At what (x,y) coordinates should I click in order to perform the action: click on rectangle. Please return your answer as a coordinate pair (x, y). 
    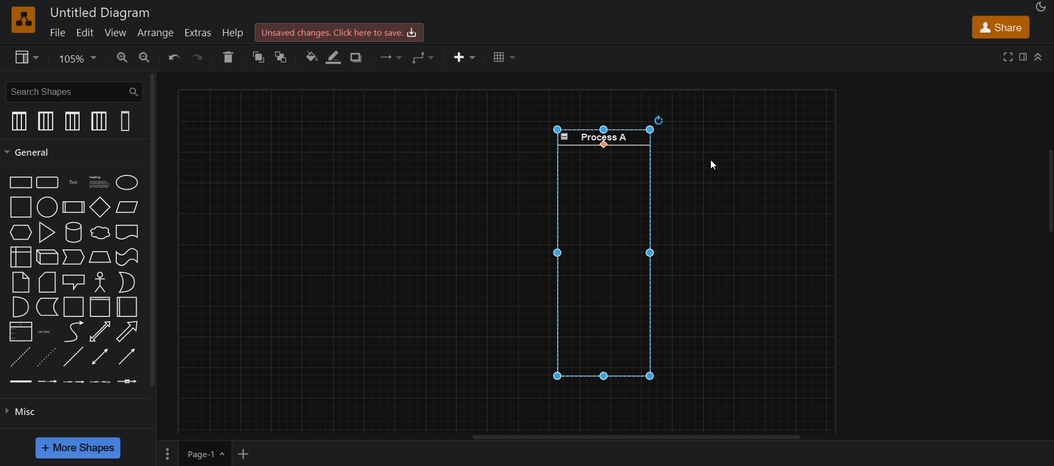
    Looking at the image, I should click on (17, 182).